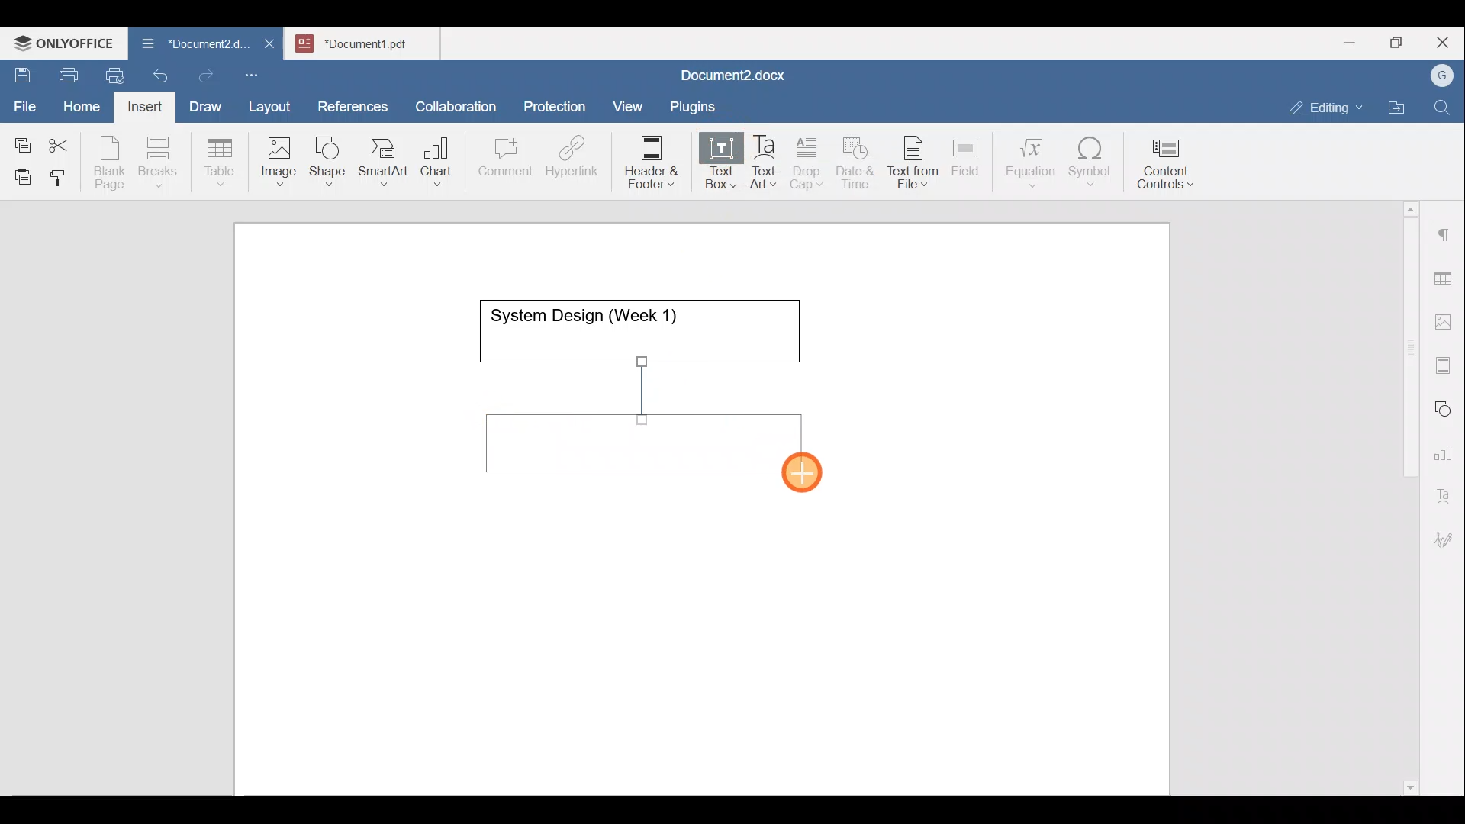  Describe the element at coordinates (646, 161) in the screenshot. I see `Header & footer` at that location.